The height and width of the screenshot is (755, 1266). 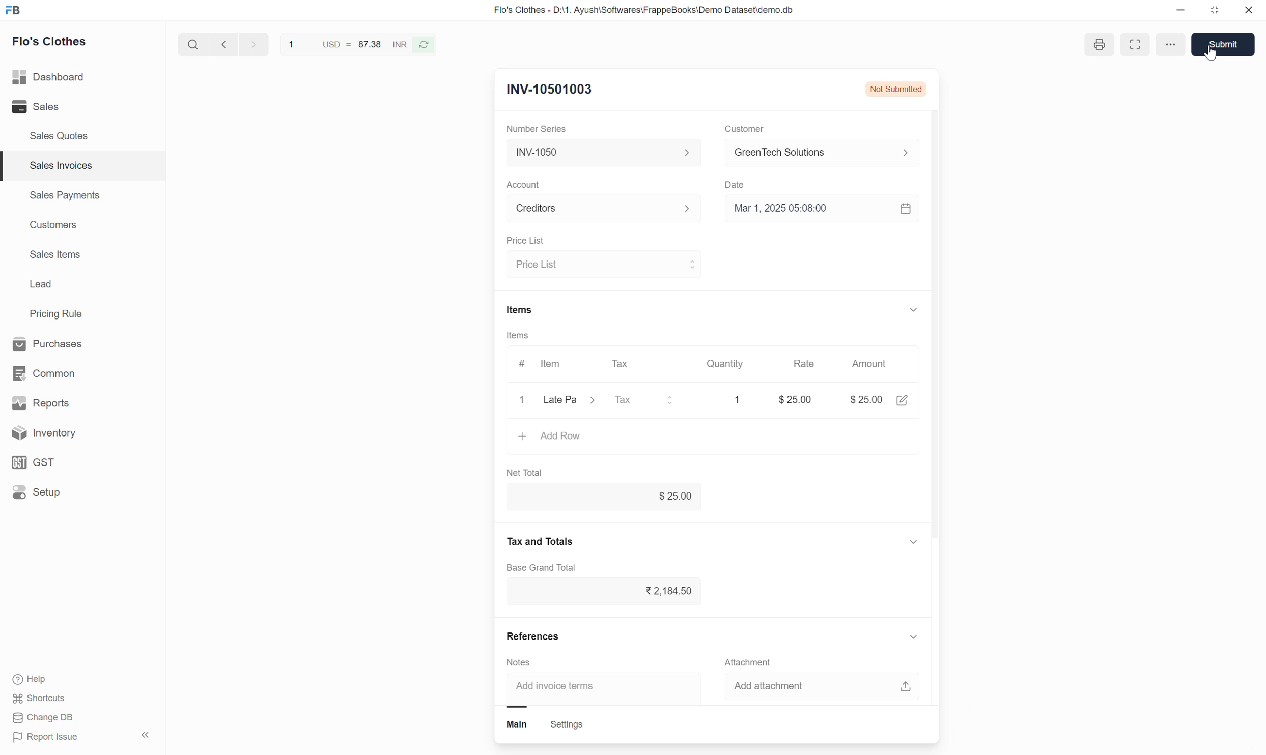 What do you see at coordinates (601, 596) in the screenshot?
I see `tax input box` at bounding box center [601, 596].